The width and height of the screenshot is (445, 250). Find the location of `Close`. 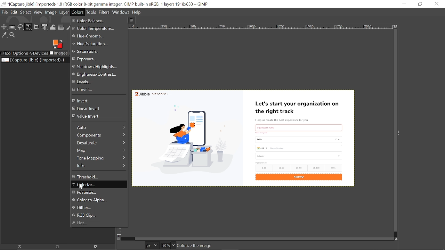

Close is located at coordinates (436, 4).